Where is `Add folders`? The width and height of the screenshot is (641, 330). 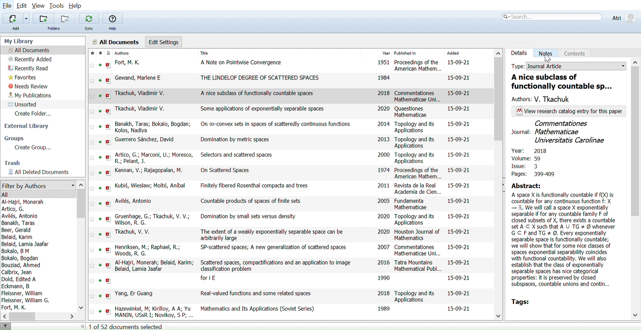
Add folders is located at coordinates (43, 19).